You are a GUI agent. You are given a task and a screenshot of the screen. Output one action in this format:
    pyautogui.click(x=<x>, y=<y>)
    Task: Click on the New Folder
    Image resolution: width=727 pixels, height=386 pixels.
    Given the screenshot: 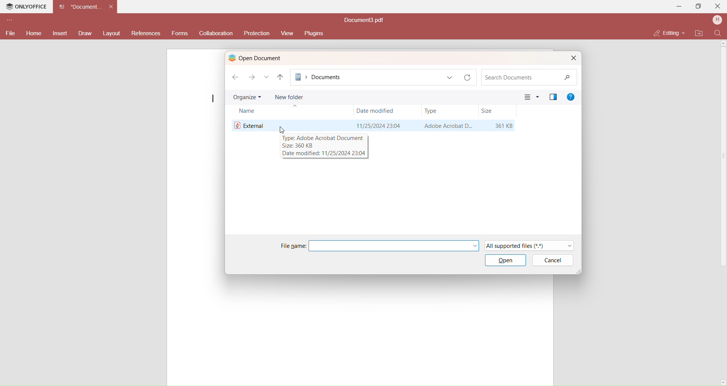 What is the action you would take?
    pyautogui.click(x=289, y=96)
    